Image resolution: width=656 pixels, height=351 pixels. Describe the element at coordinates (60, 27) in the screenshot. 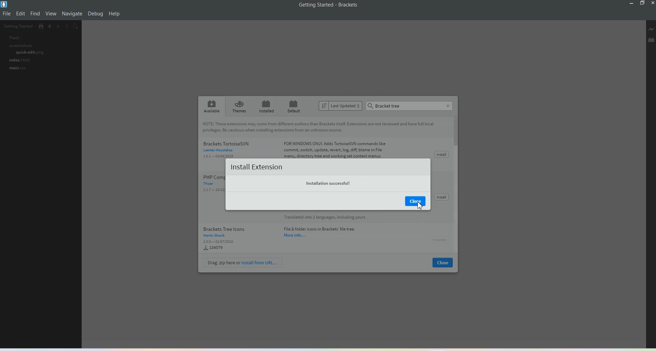

I see `Navigate Forwards` at that location.